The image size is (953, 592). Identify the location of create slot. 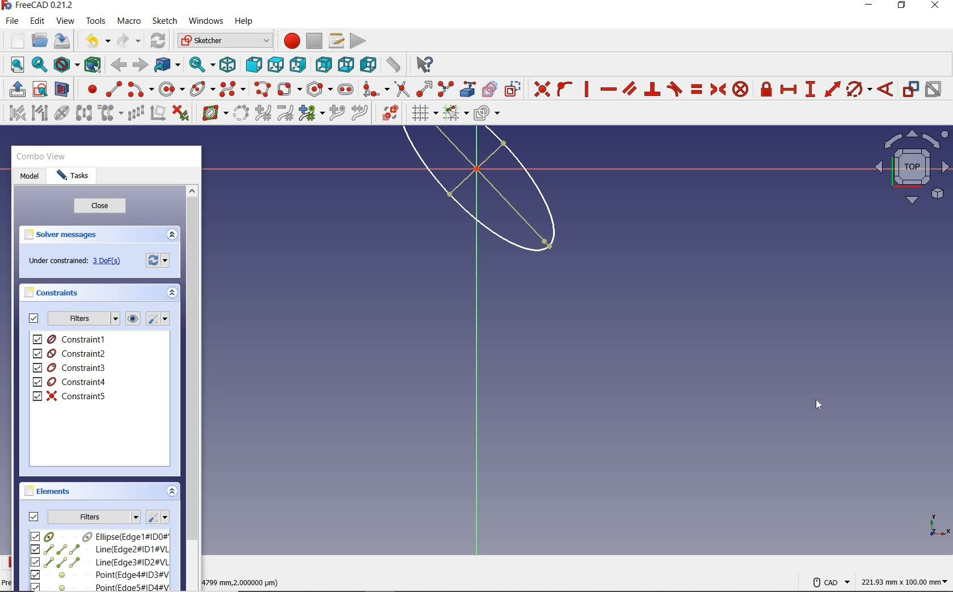
(344, 88).